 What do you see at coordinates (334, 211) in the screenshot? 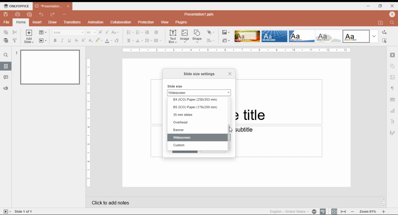
I see `fit to slide` at bounding box center [334, 211].